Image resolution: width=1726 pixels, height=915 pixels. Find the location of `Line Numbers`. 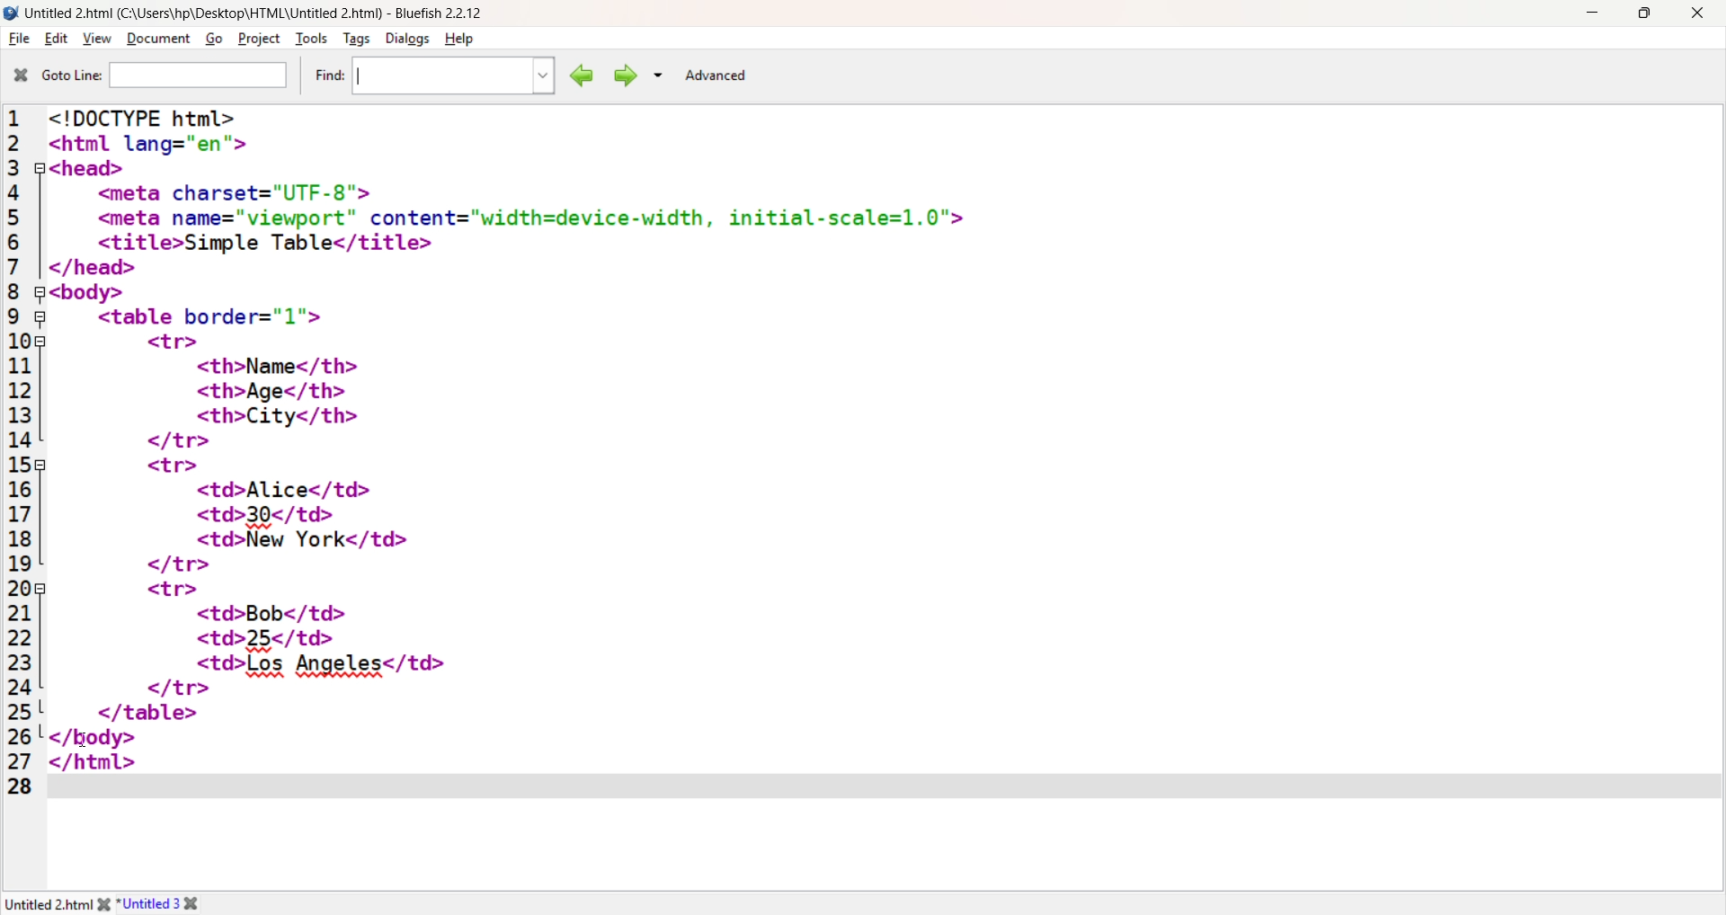

Line Numbers is located at coordinates (21, 454).